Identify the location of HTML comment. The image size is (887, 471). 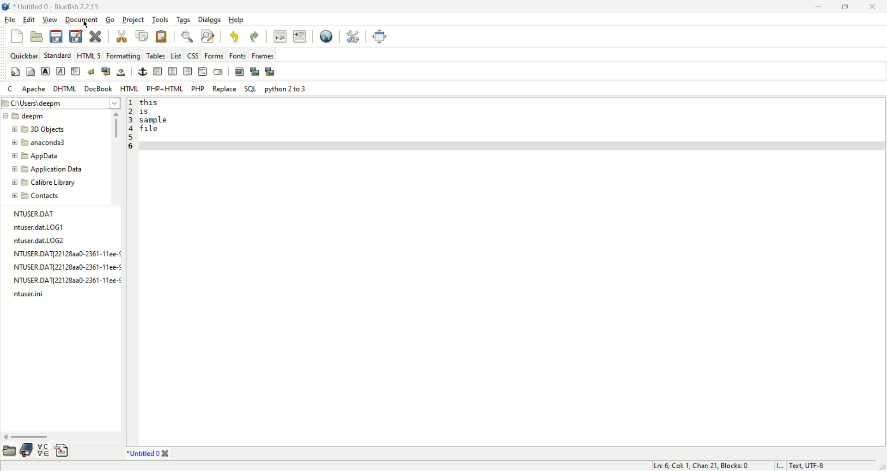
(203, 72).